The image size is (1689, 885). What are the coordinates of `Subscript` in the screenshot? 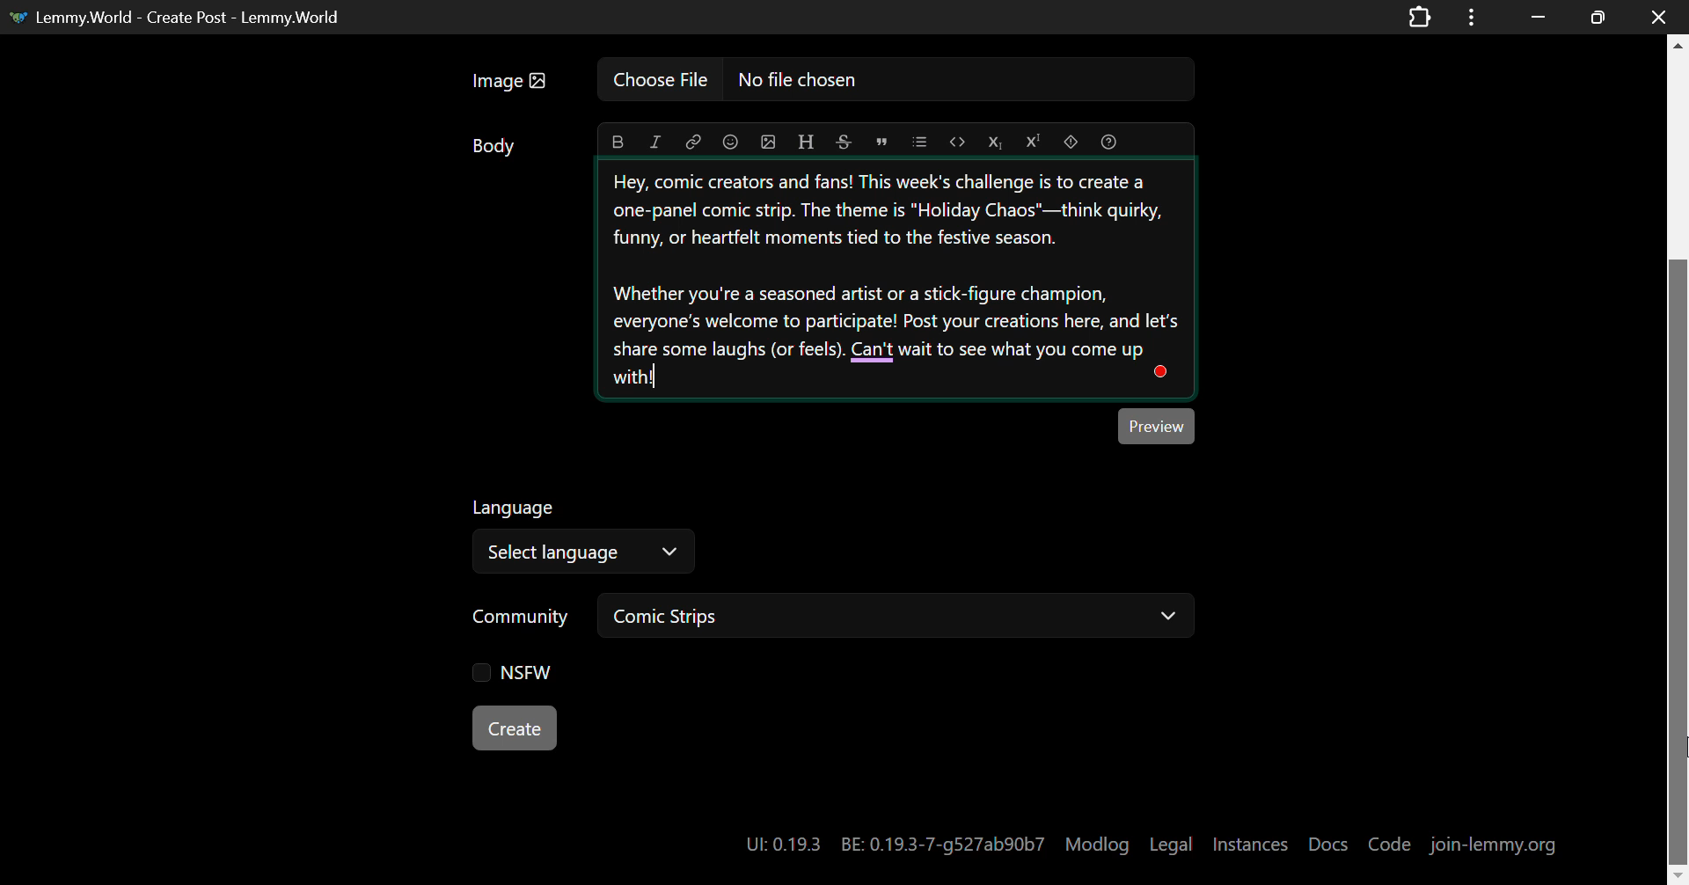 It's located at (993, 142).